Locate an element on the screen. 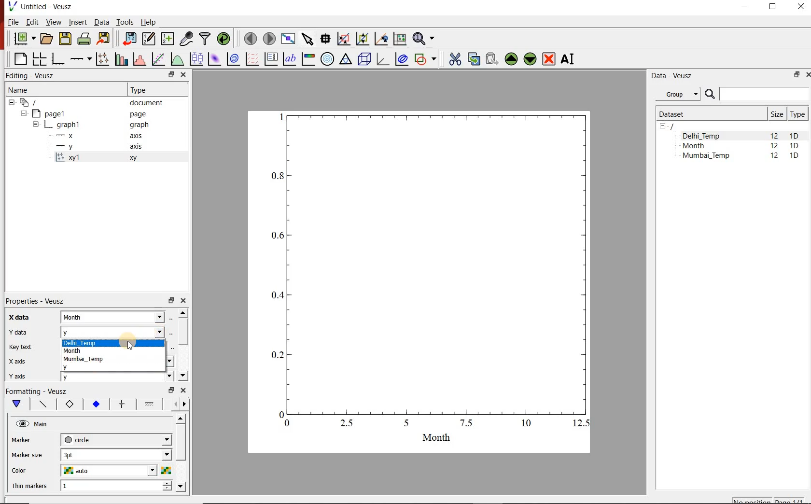 The height and width of the screenshot is (504, 811). View is located at coordinates (53, 22).